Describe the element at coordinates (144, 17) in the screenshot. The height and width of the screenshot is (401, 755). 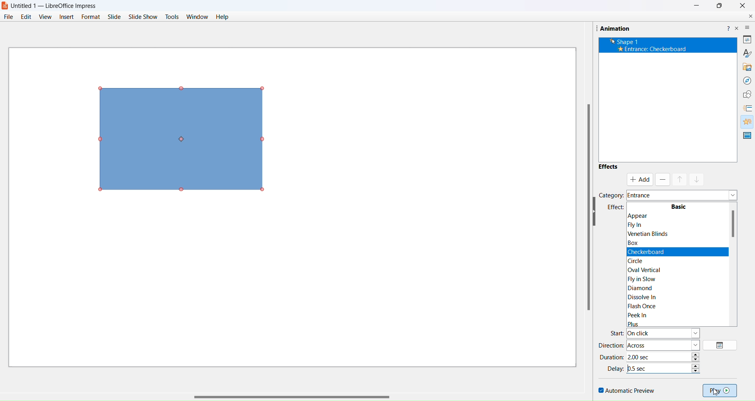
I see `slide show` at that location.